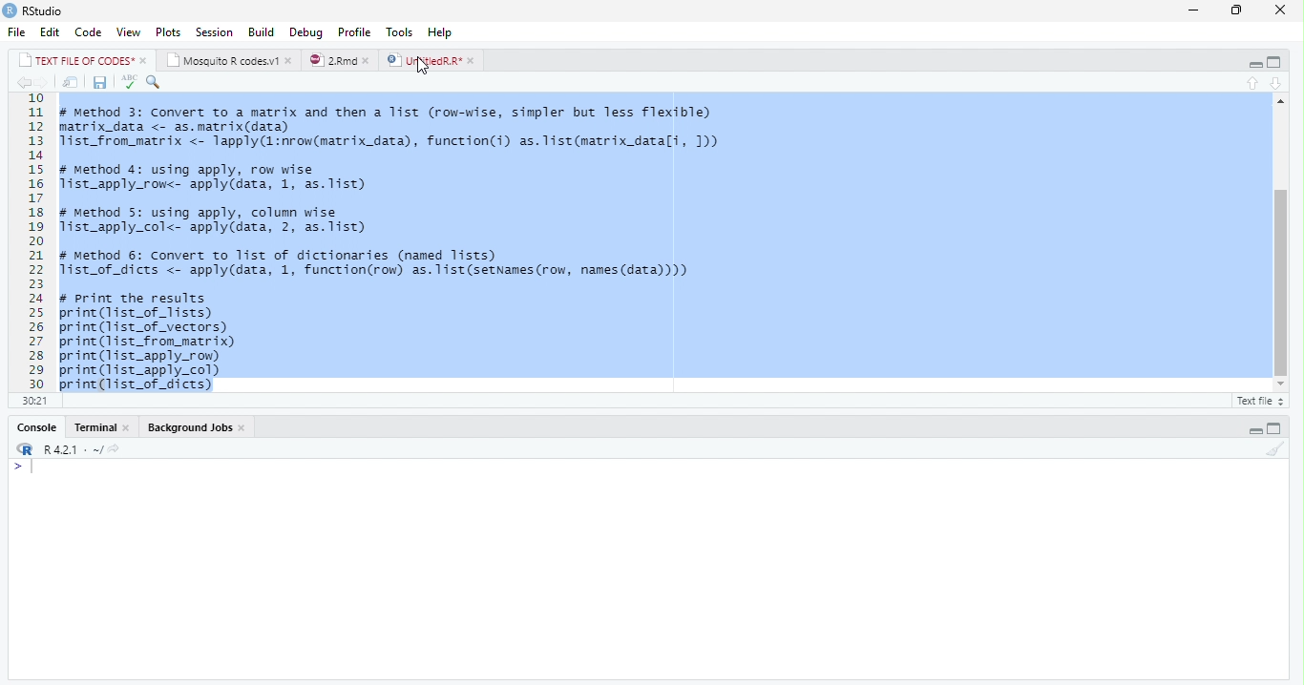  What do you see at coordinates (155, 84) in the screenshot?
I see `Find/Replace` at bounding box center [155, 84].